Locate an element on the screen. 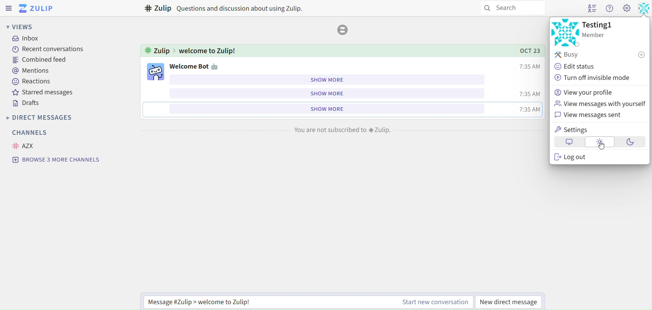  image is located at coordinates (156, 72).